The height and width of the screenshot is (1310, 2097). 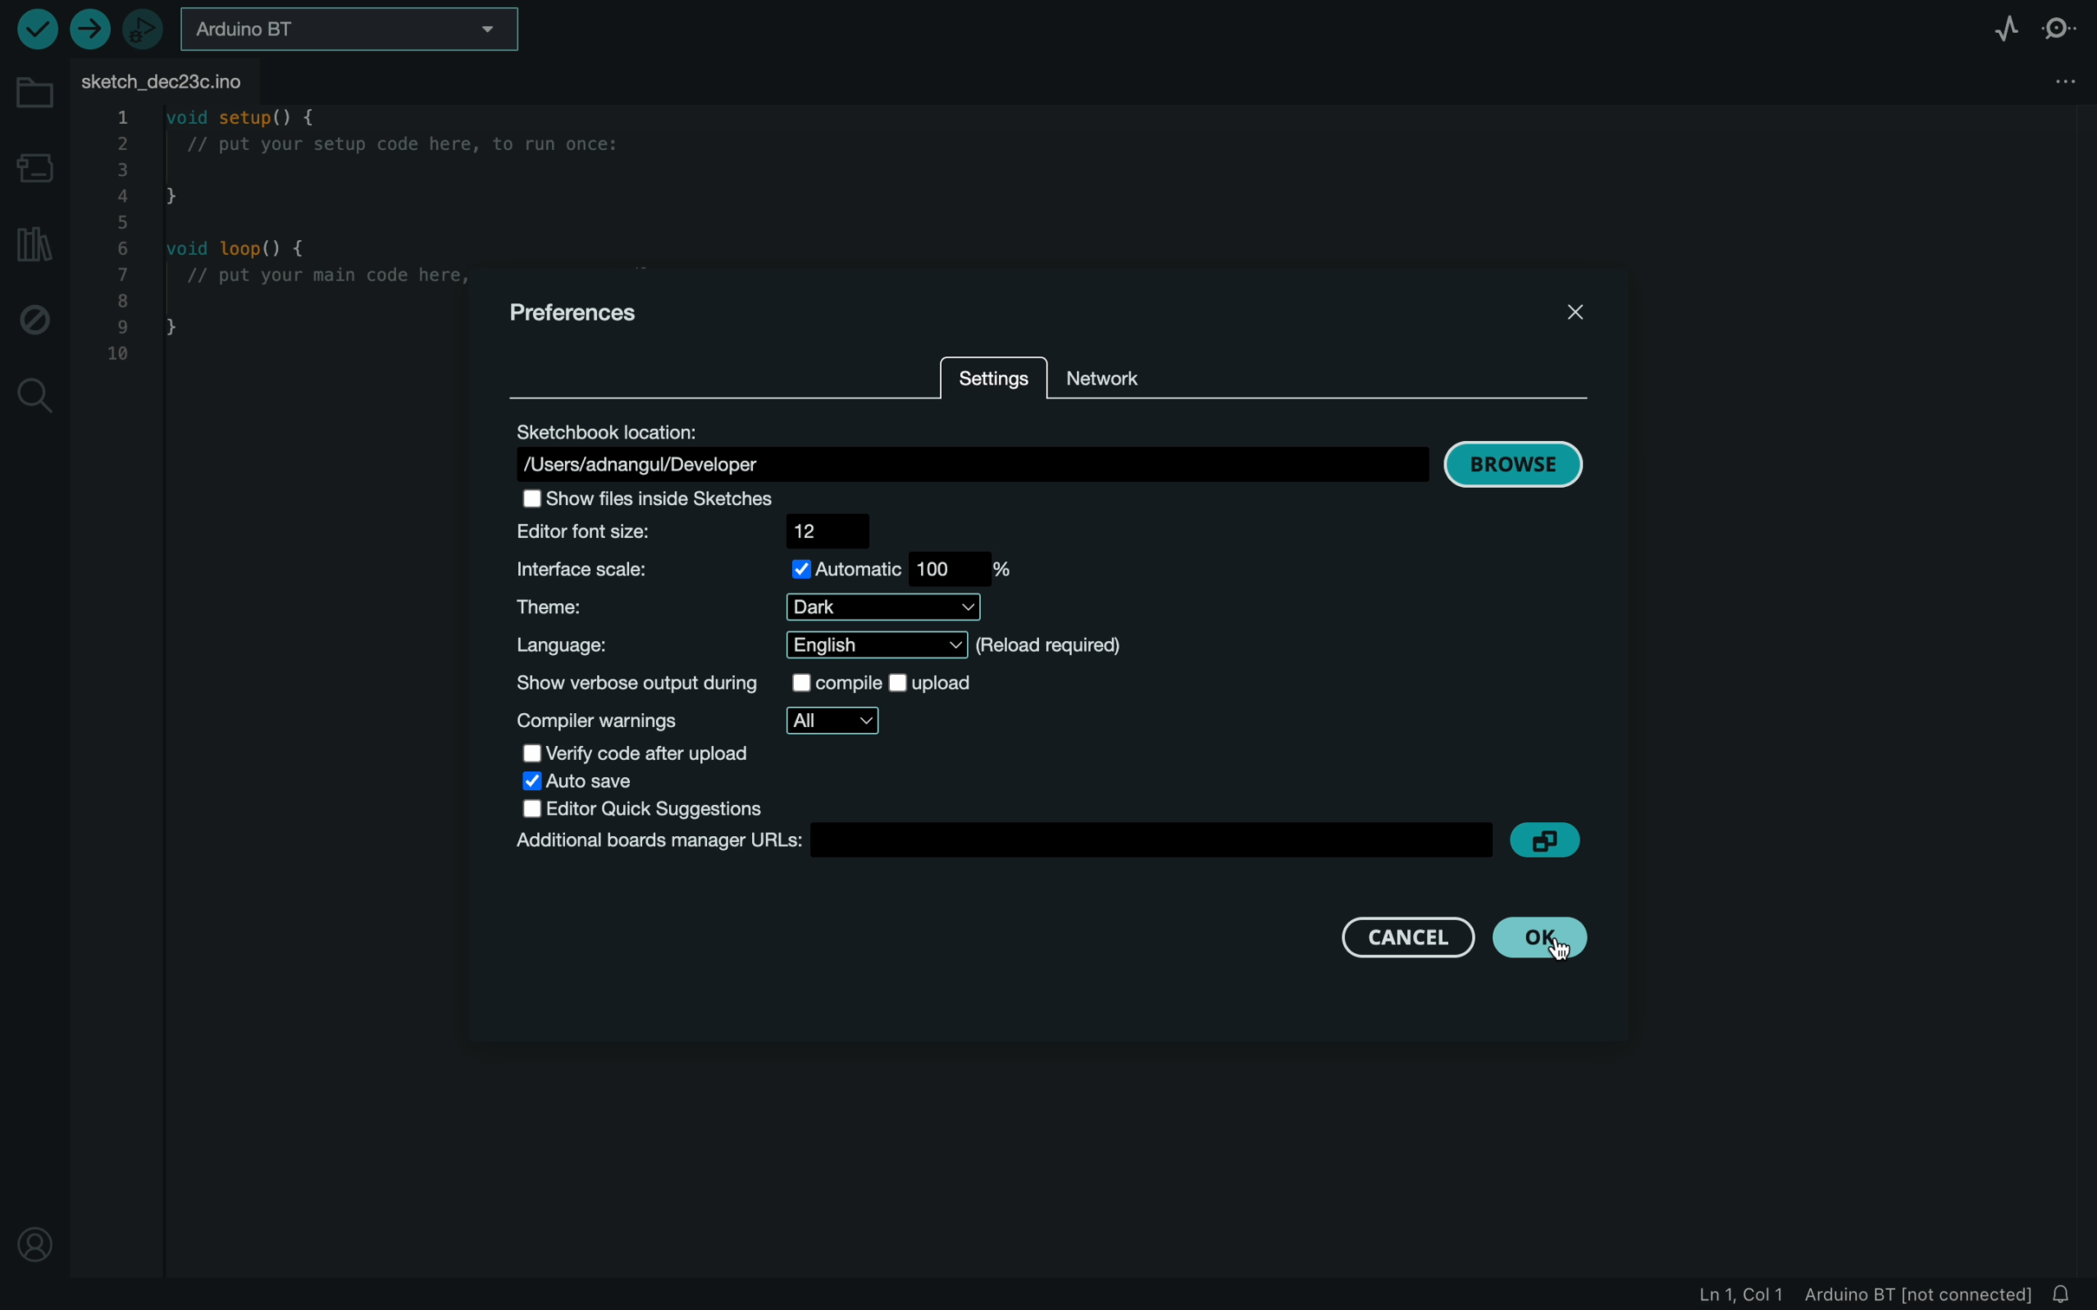 What do you see at coordinates (969, 447) in the screenshot?
I see `location` at bounding box center [969, 447].